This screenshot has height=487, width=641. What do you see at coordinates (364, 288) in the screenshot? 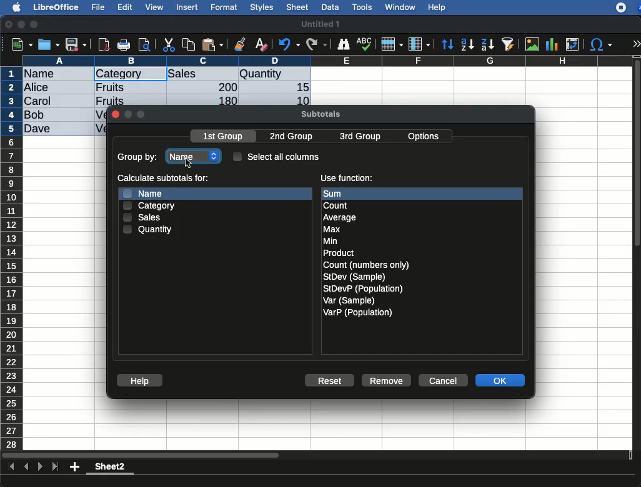
I see `SitDevP (Population)` at bounding box center [364, 288].